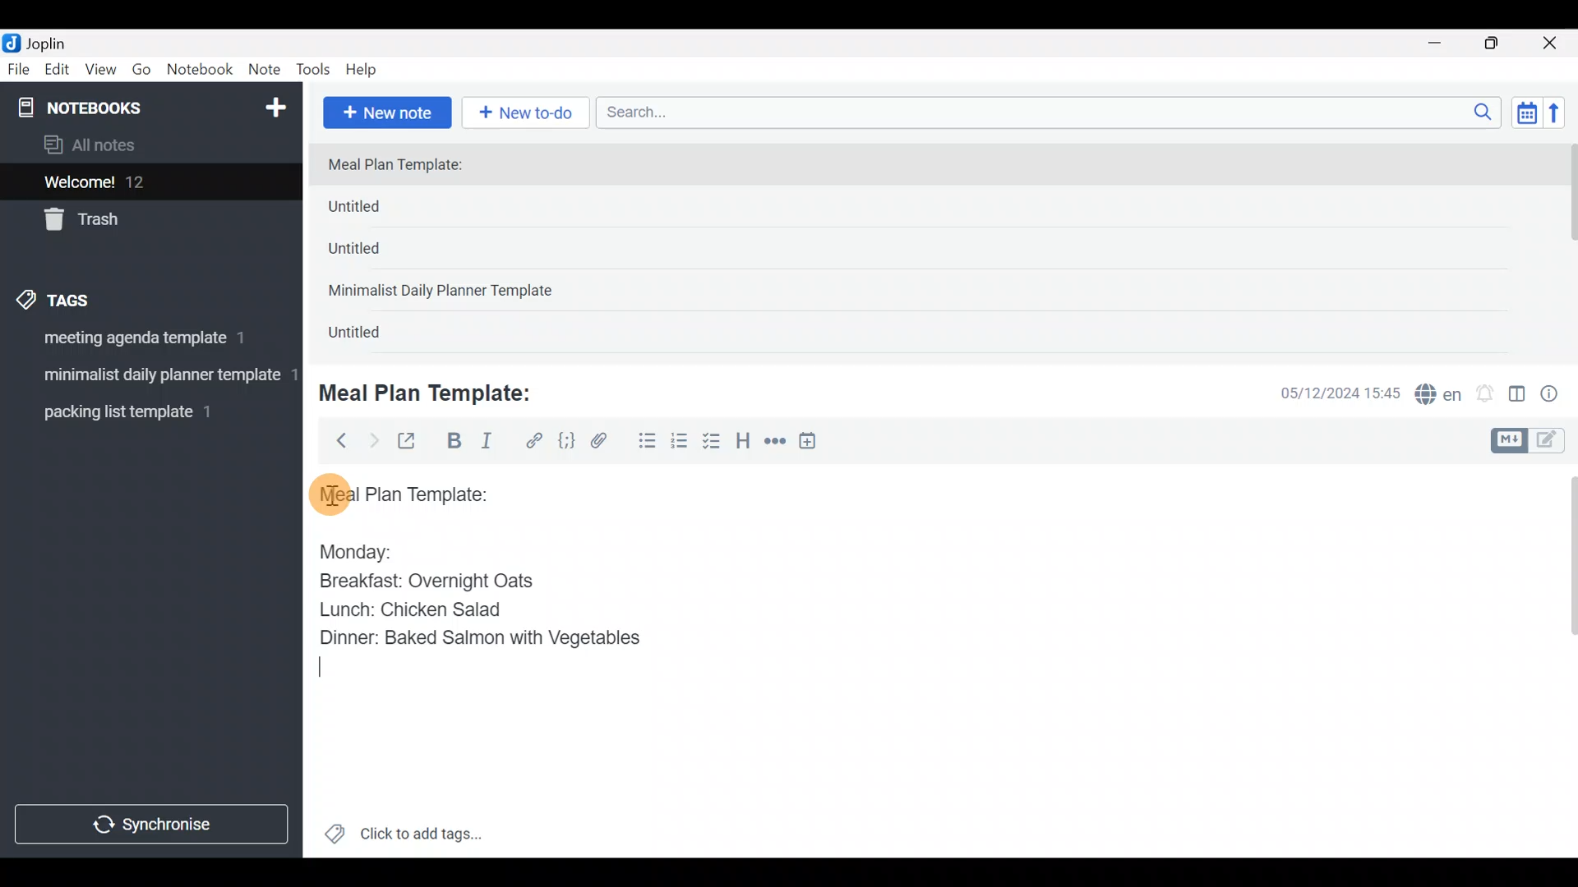 Image resolution: width=1578 pixels, height=887 pixels. Describe the element at coordinates (145, 411) in the screenshot. I see `Tag 3` at that location.